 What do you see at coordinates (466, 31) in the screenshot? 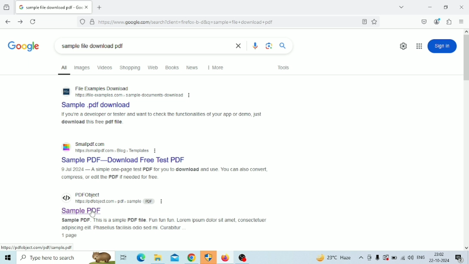
I see `Scroll up` at bounding box center [466, 31].